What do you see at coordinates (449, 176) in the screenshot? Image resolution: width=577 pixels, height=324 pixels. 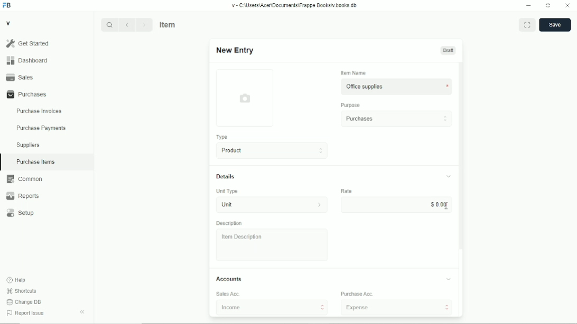 I see `toggle collapse/expand` at bounding box center [449, 176].